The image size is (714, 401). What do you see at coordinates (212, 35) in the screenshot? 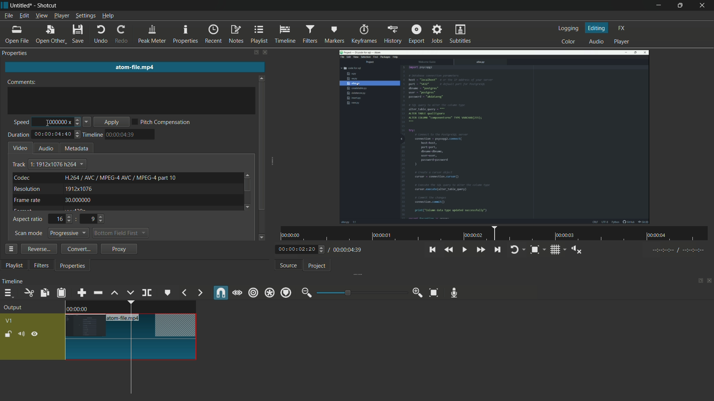
I see `recent` at bounding box center [212, 35].